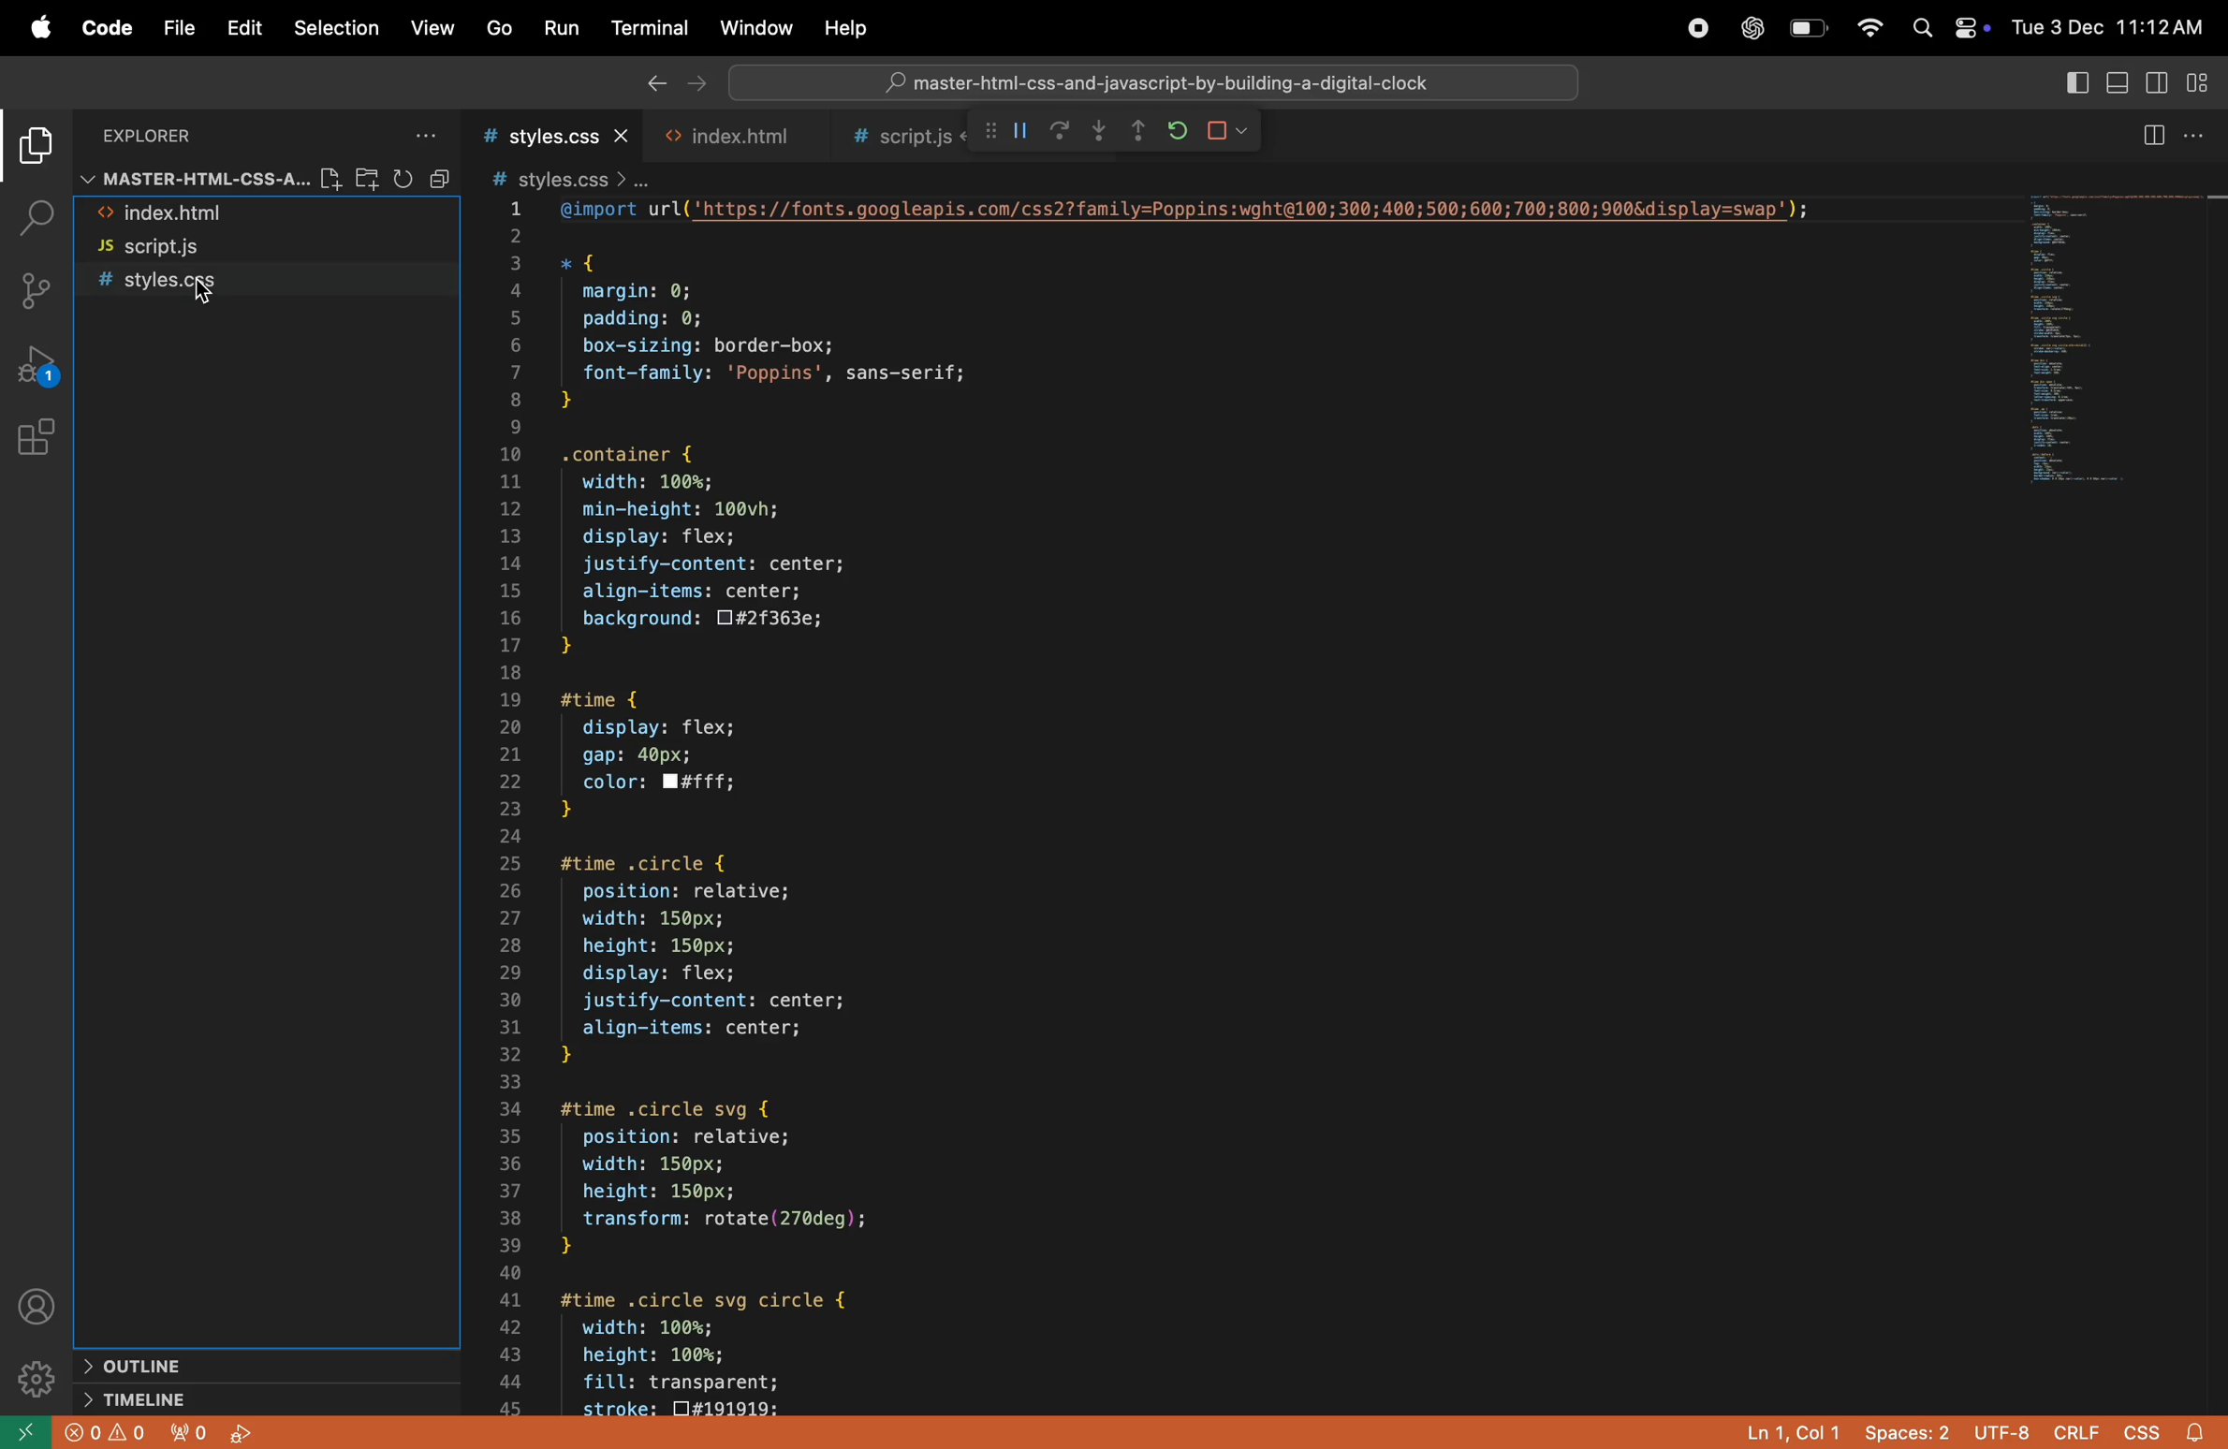  I want to click on help, so click(844, 25).